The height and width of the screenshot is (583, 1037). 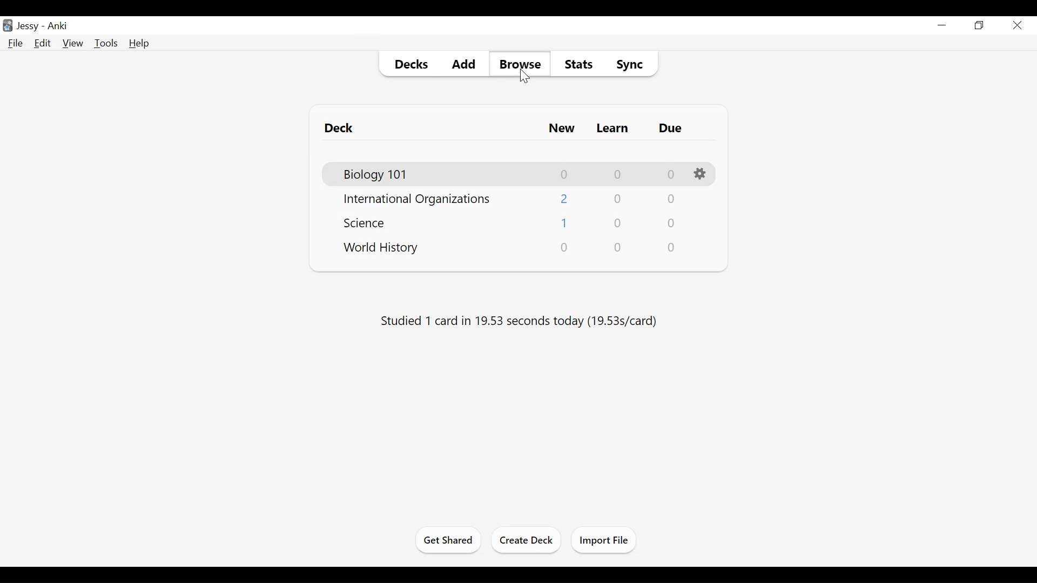 I want to click on Tools, so click(x=105, y=43).